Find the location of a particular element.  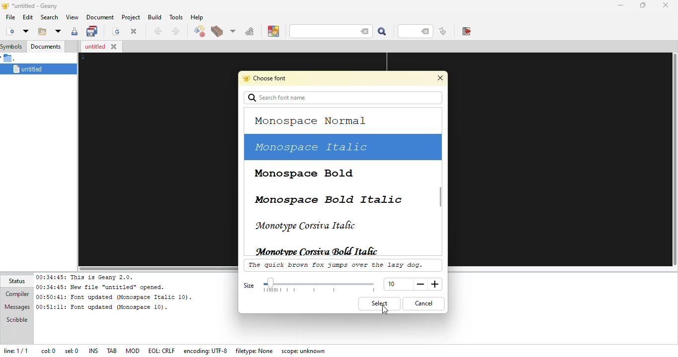

close is located at coordinates (440, 78).